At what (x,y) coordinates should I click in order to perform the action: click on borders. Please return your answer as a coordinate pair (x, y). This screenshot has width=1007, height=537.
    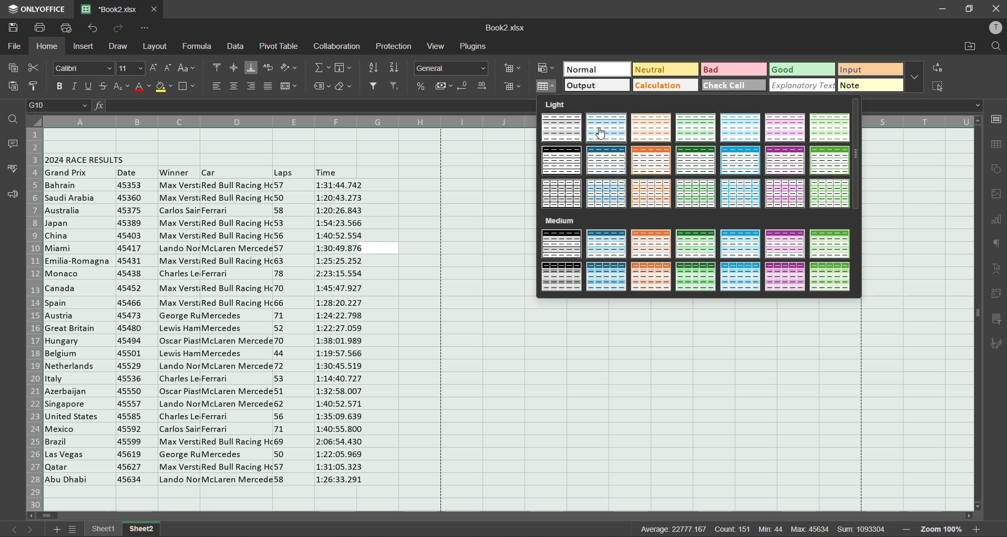
    Looking at the image, I should click on (188, 88).